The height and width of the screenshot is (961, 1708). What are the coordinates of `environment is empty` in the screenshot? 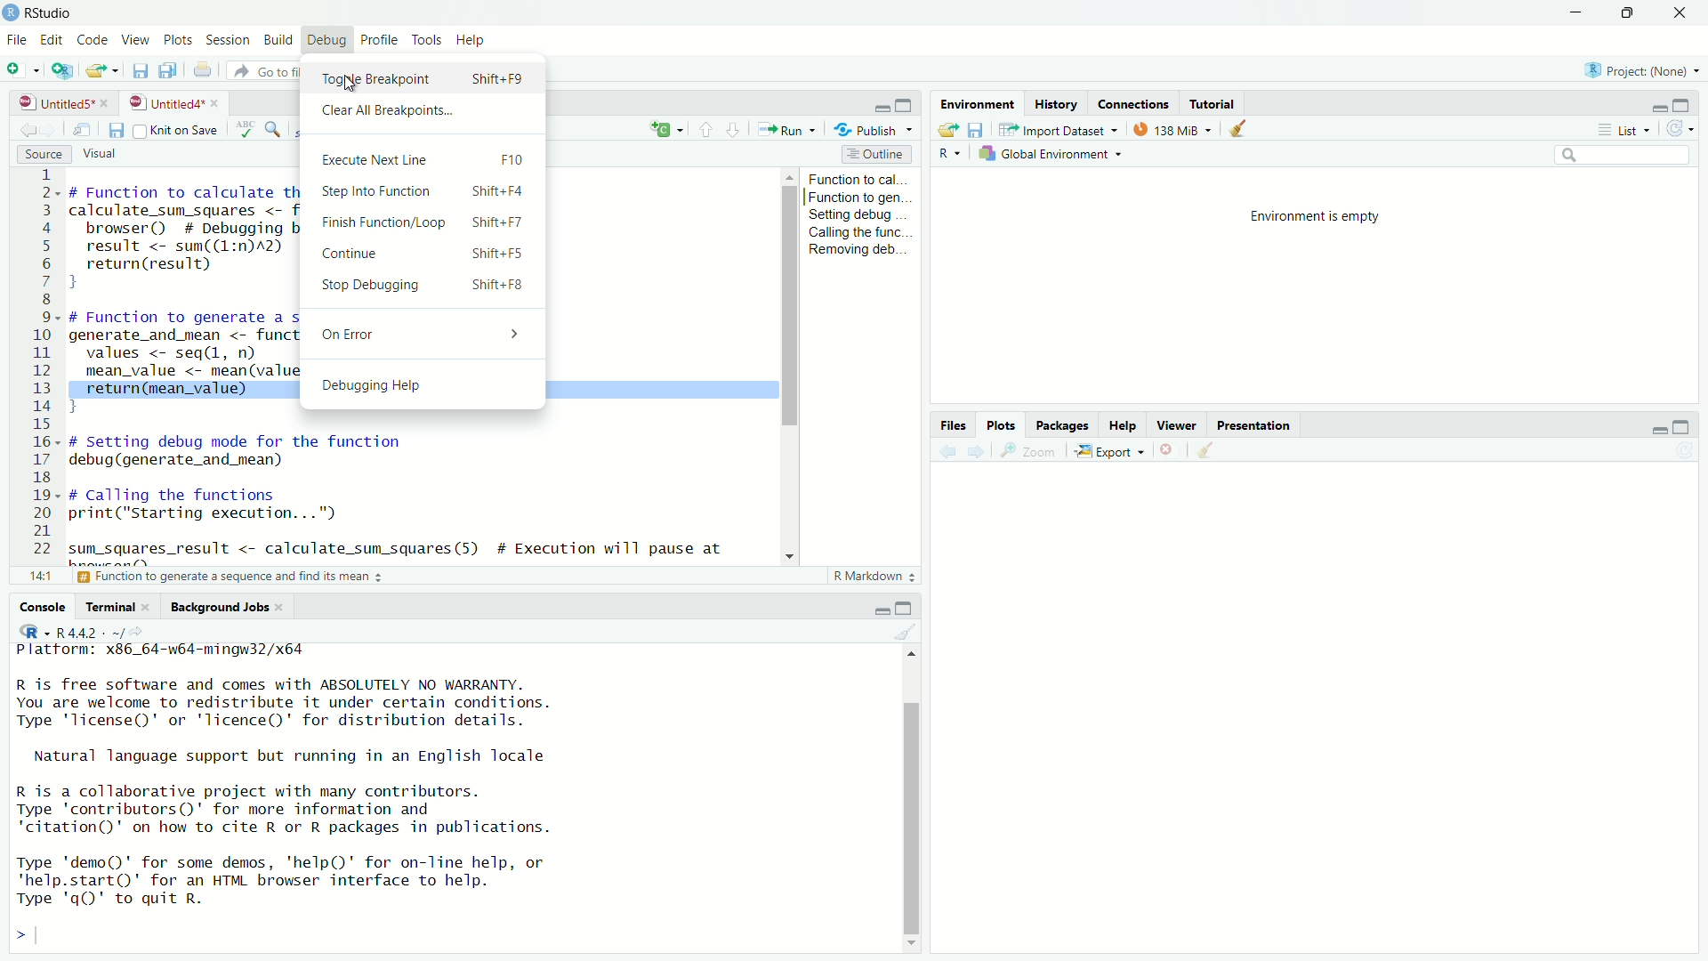 It's located at (1332, 219).